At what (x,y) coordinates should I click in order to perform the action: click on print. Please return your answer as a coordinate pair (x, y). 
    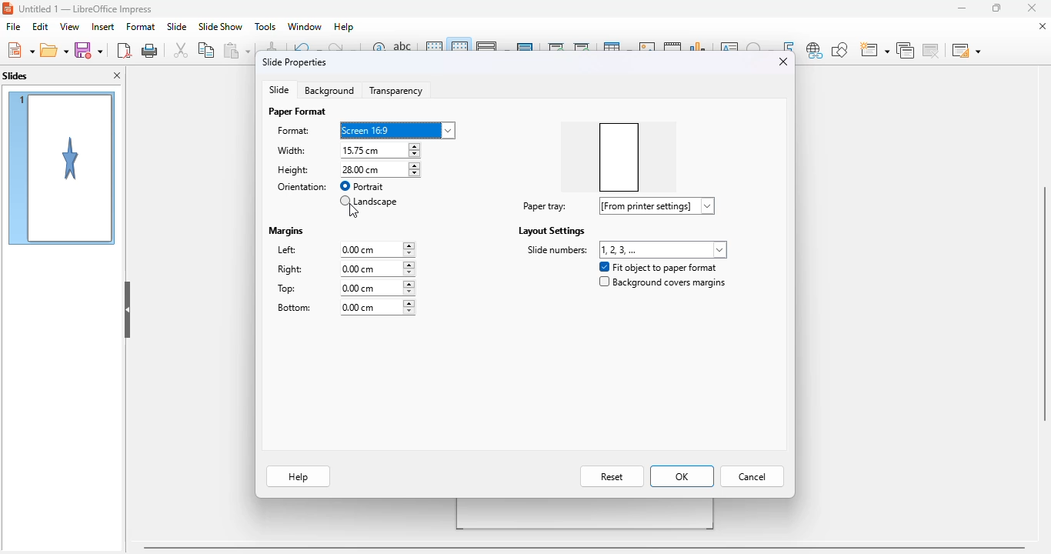
    Looking at the image, I should click on (151, 49).